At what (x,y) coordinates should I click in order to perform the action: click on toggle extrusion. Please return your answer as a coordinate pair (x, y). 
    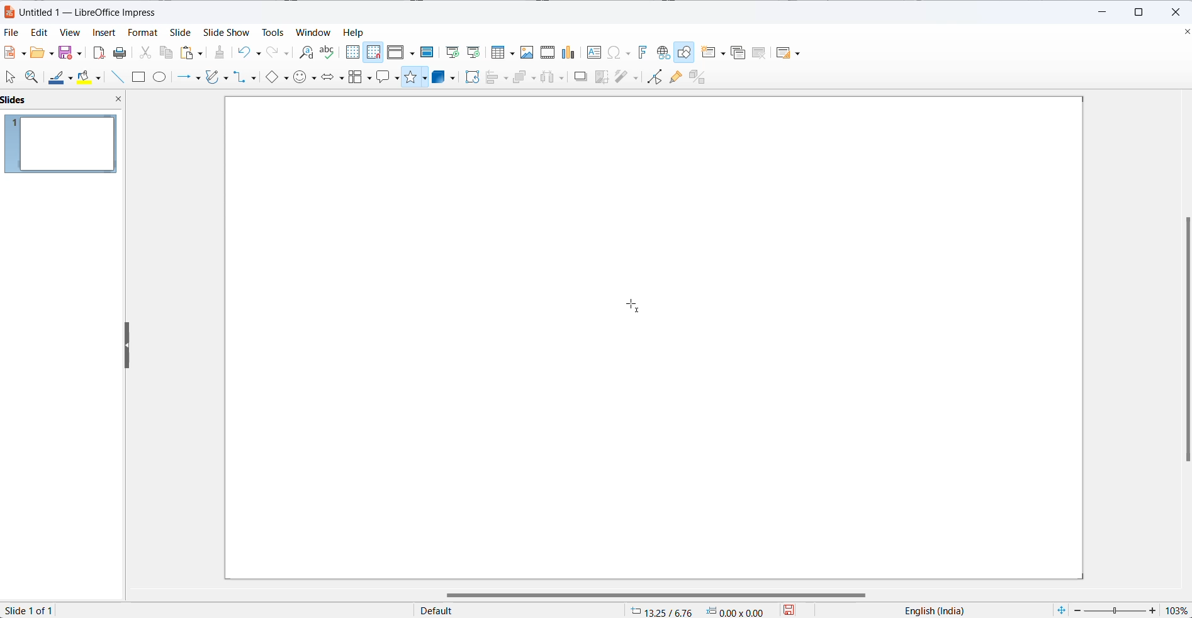
    Looking at the image, I should click on (699, 77).